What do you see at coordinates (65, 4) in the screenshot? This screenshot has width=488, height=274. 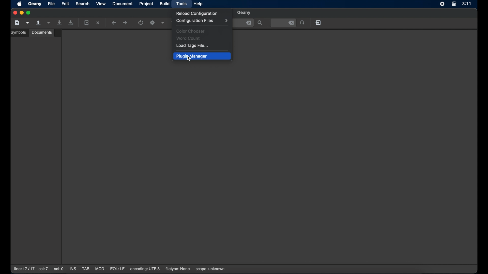 I see `edit` at bounding box center [65, 4].